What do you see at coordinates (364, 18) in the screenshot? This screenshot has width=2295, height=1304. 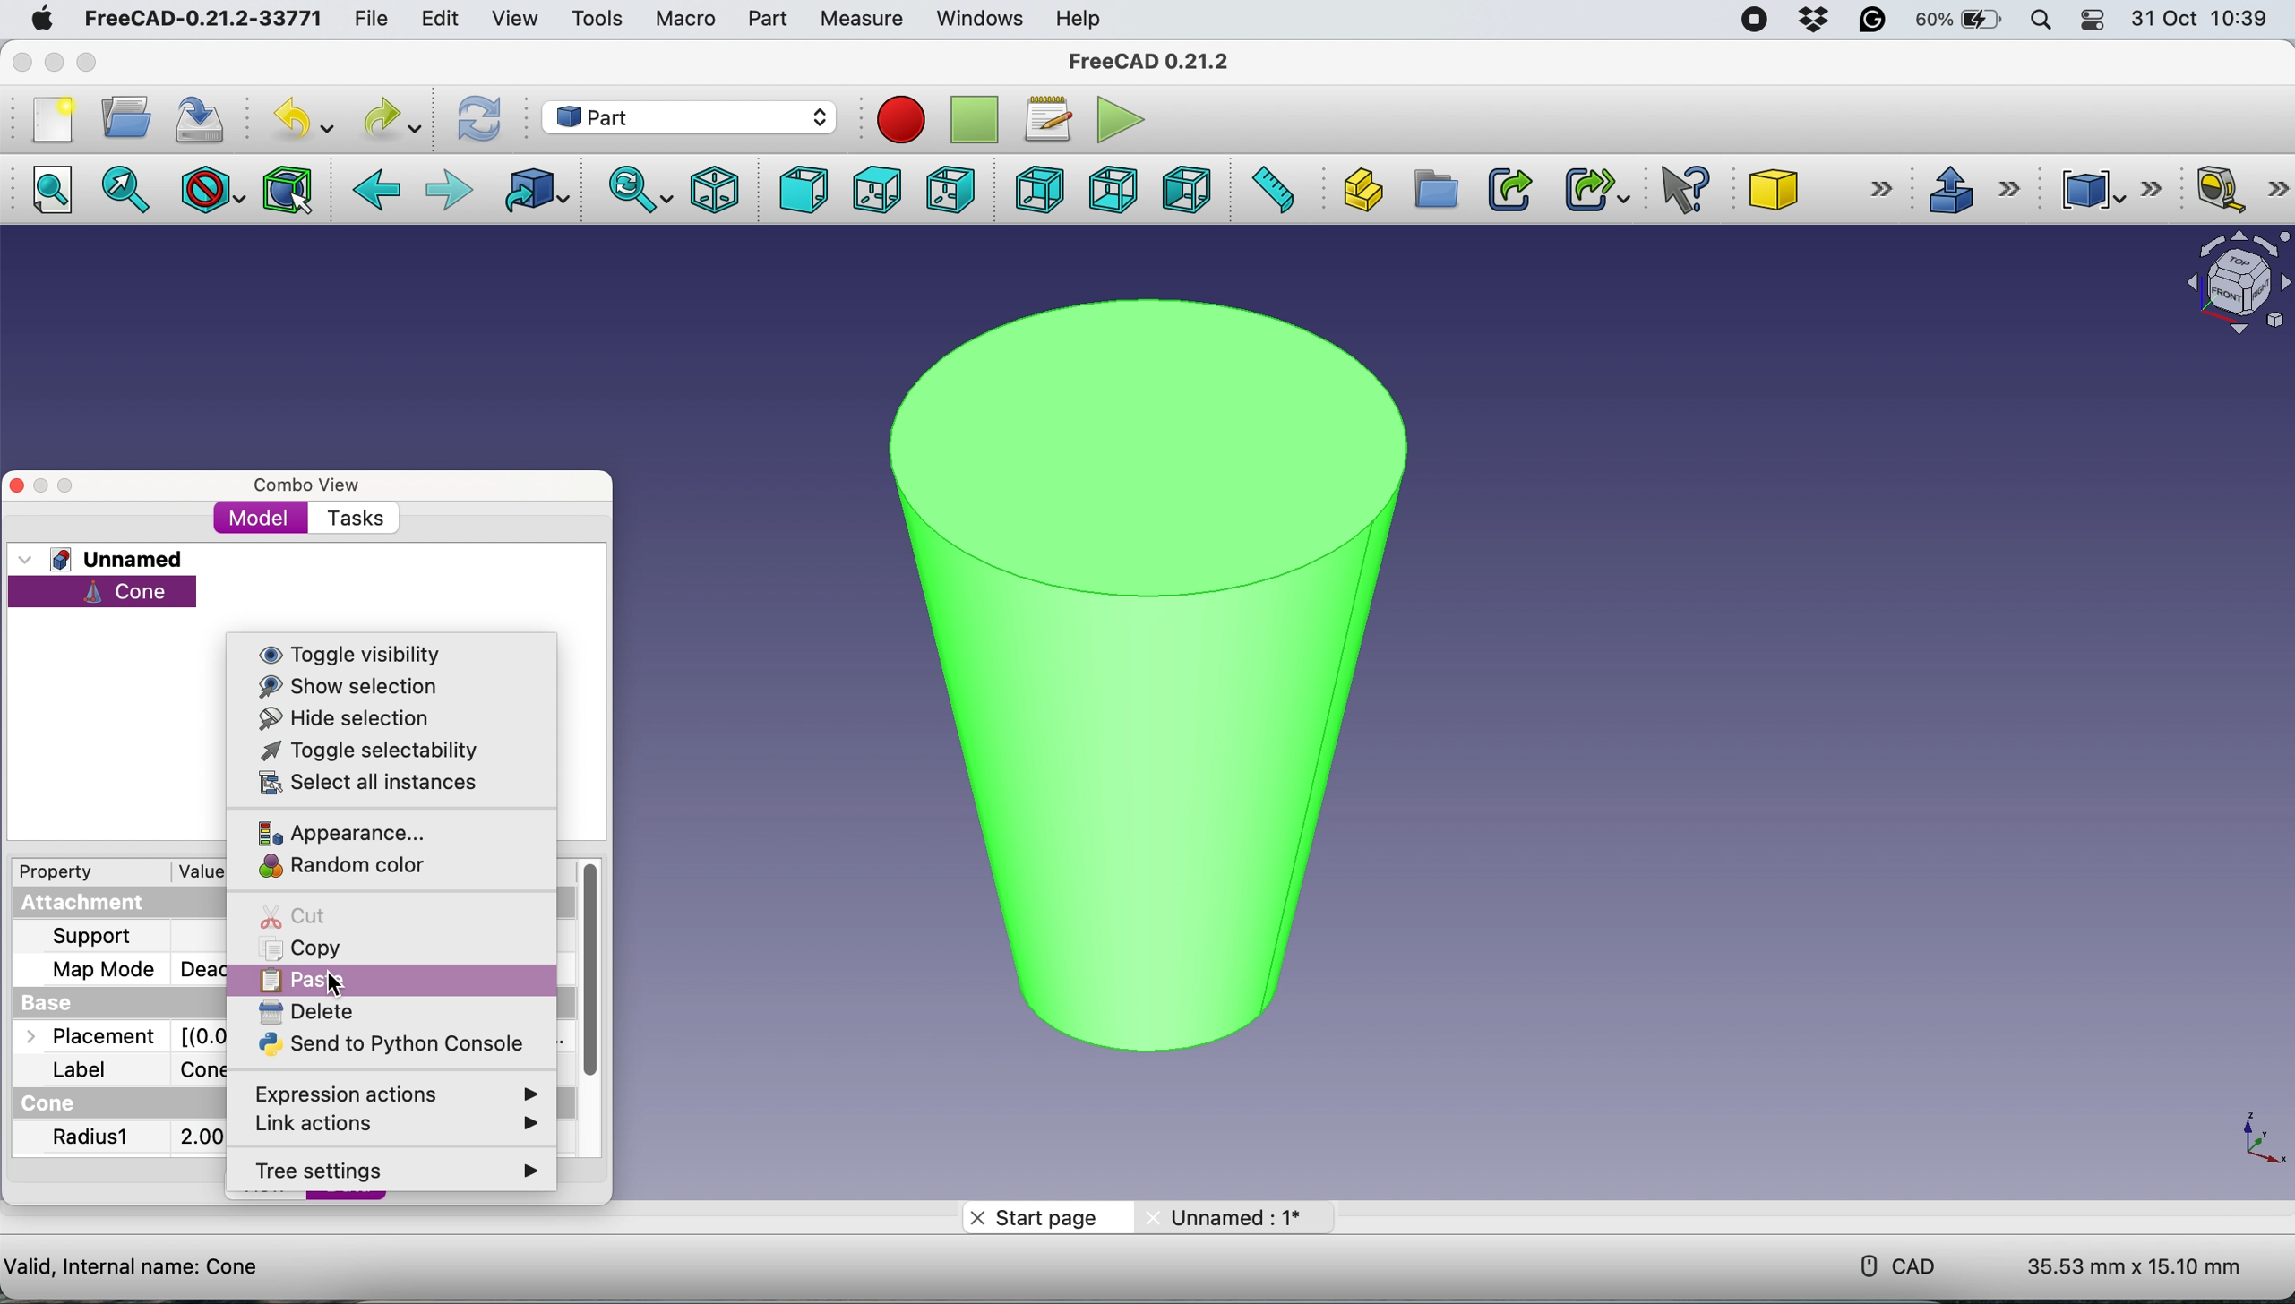 I see `file` at bounding box center [364, 18].